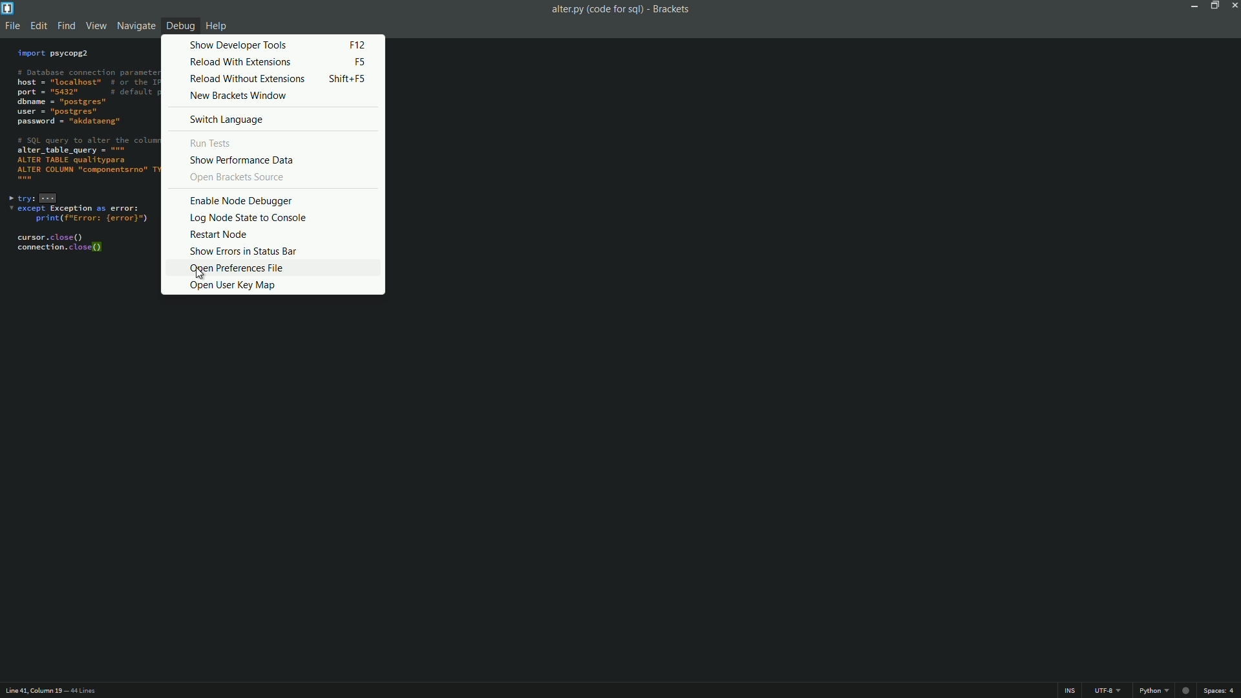  Describe the element at coordinates (266, 160) in the screenshot. I see `Show performance data` at that location.